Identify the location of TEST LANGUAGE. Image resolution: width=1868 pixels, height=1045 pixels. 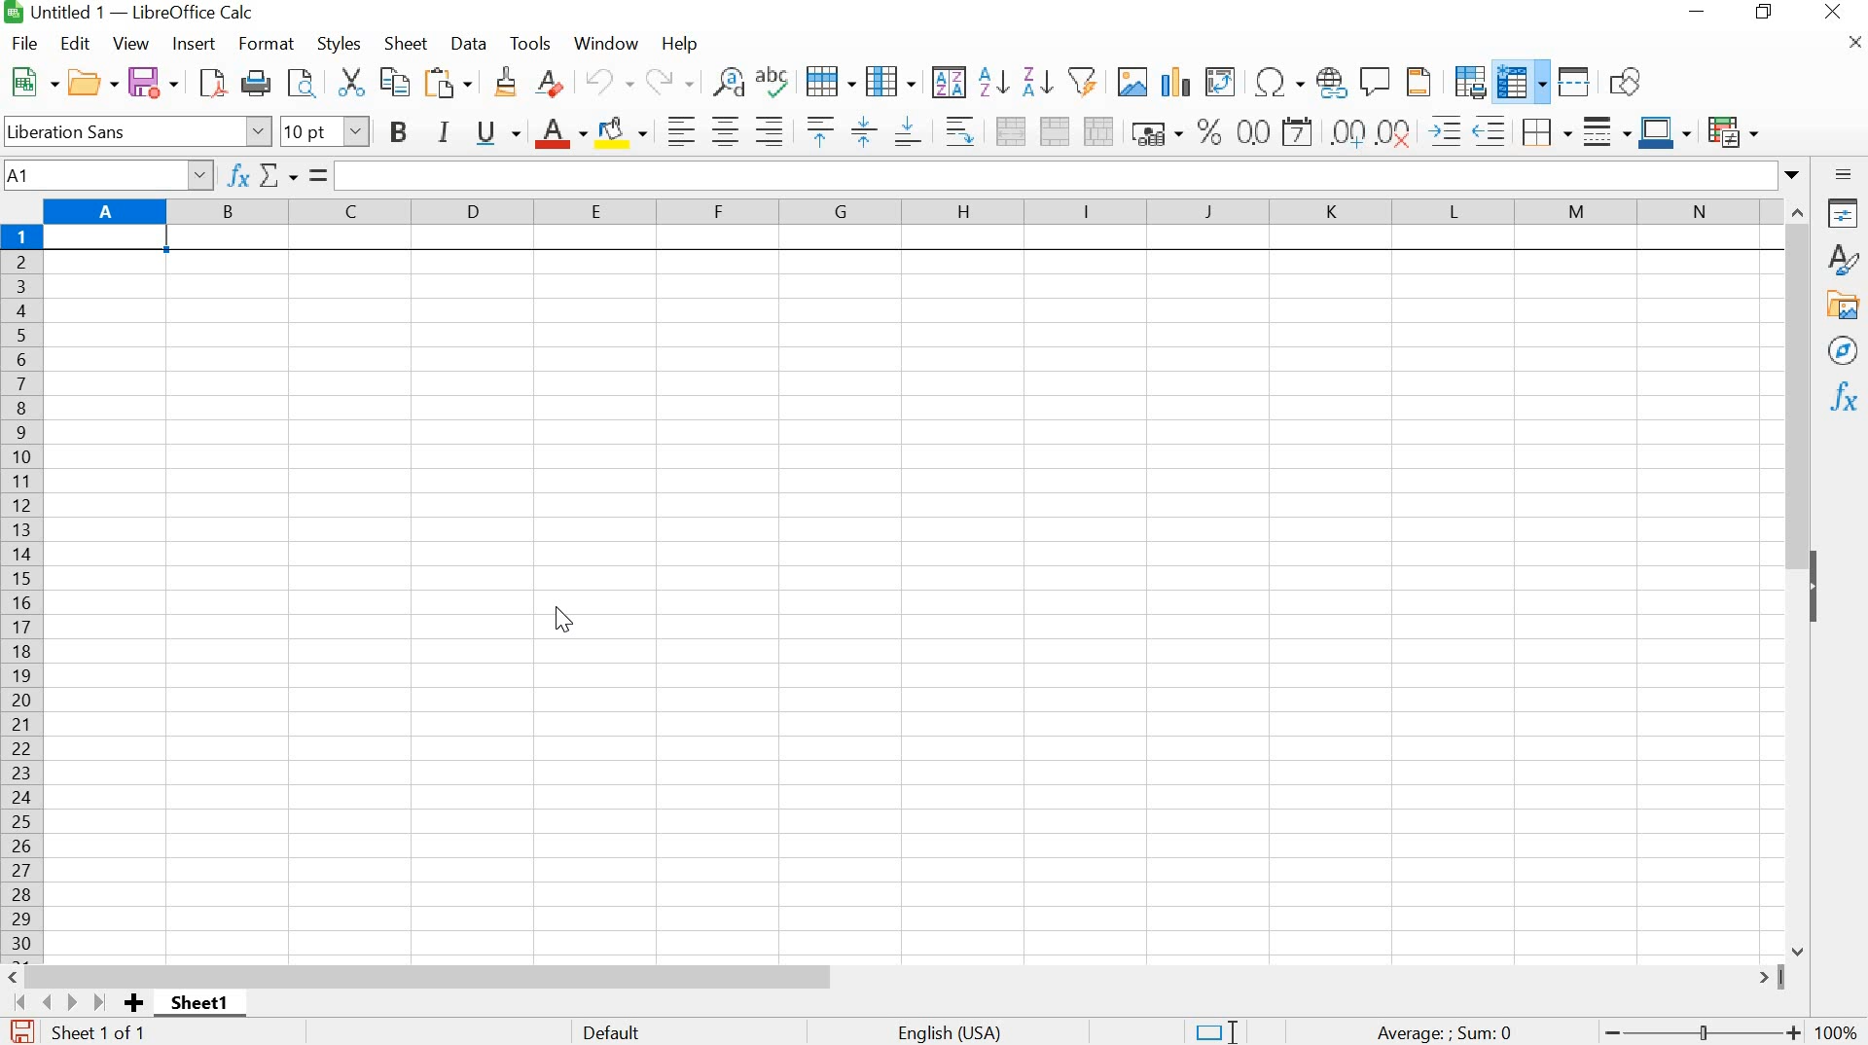
(961, 1030).